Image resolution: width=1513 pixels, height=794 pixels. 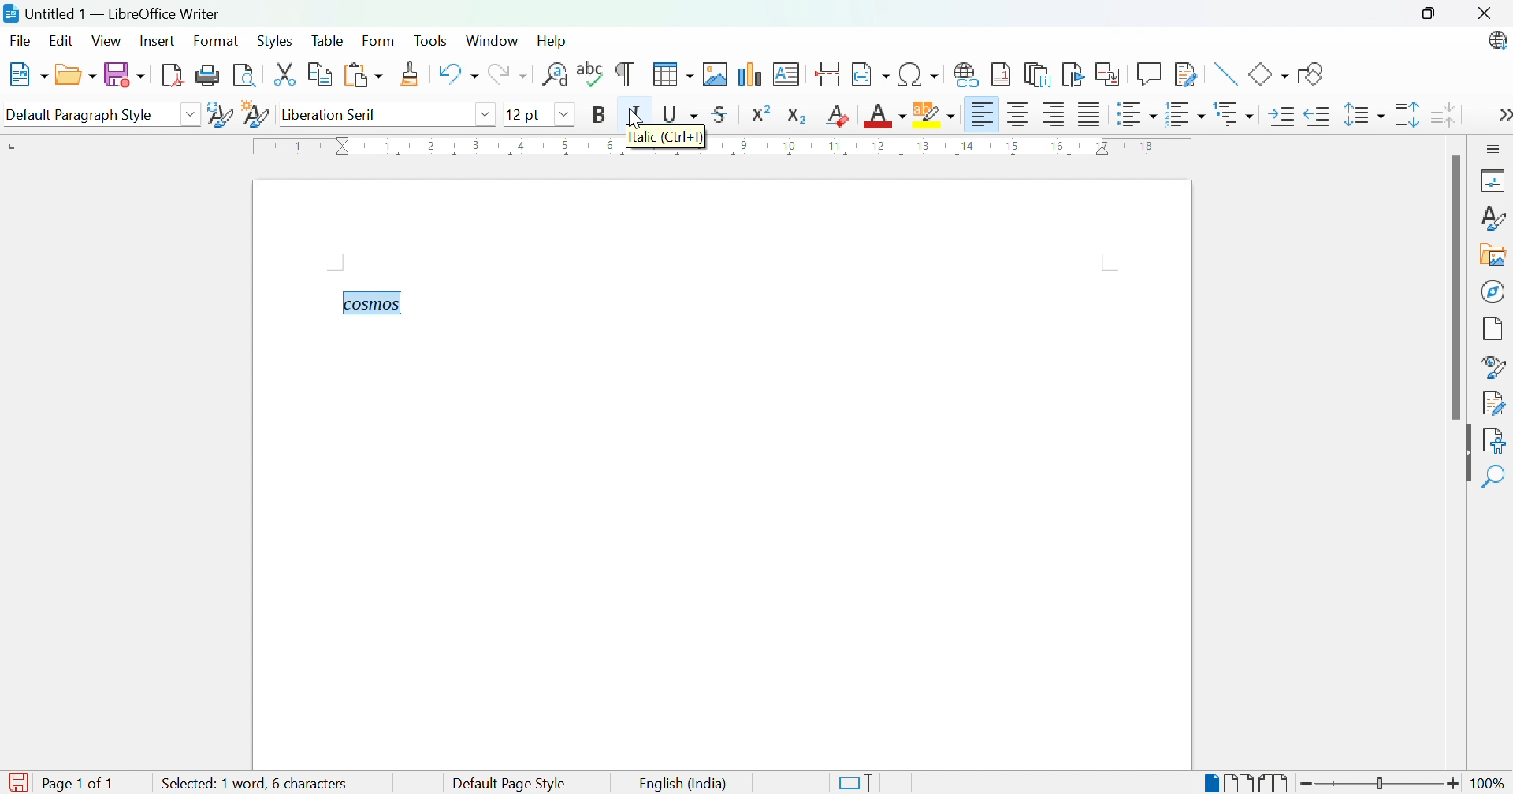 What do you see at coordinates (1270, 74) in the screenshot?
I see `Basic shapes` at bounding box center [1270, 74].